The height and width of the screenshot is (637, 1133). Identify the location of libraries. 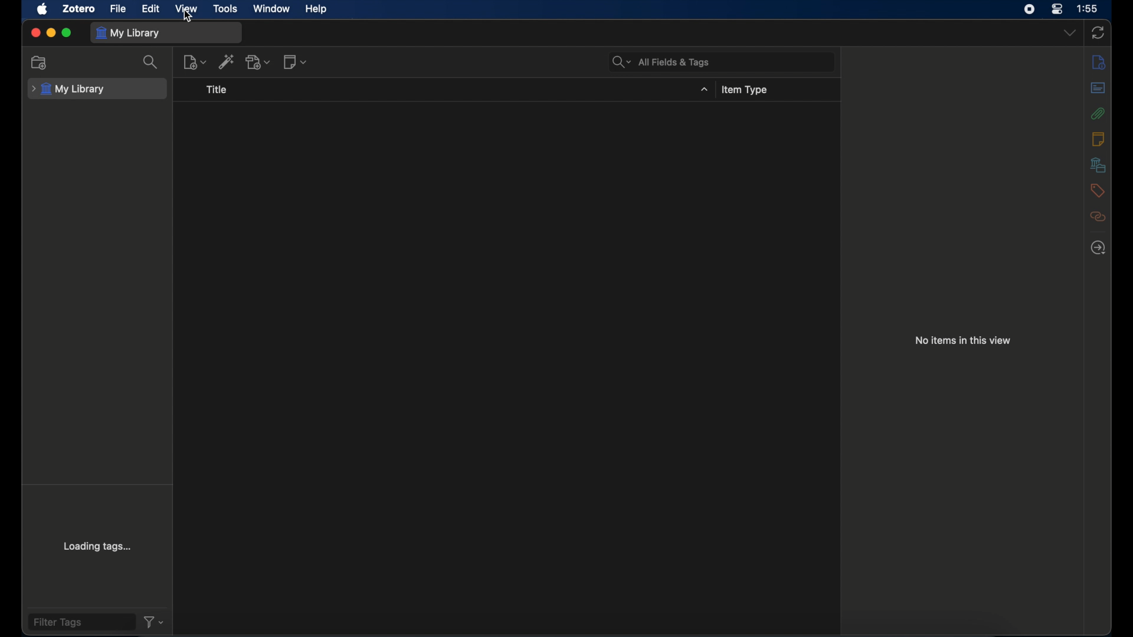
(1098, 165).